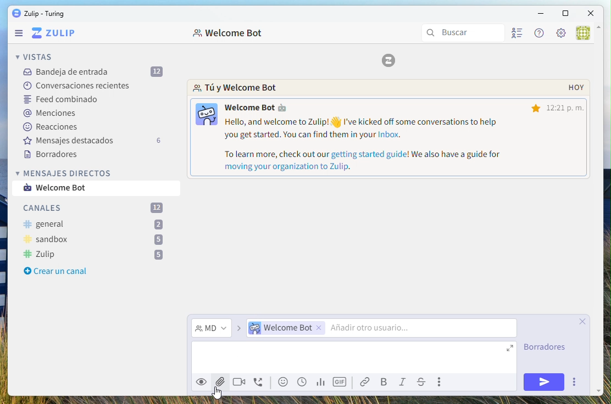  What do you see at coordinates (219, 381) in the screenshot?
I see `attachment` at bounding box center [219, 381].